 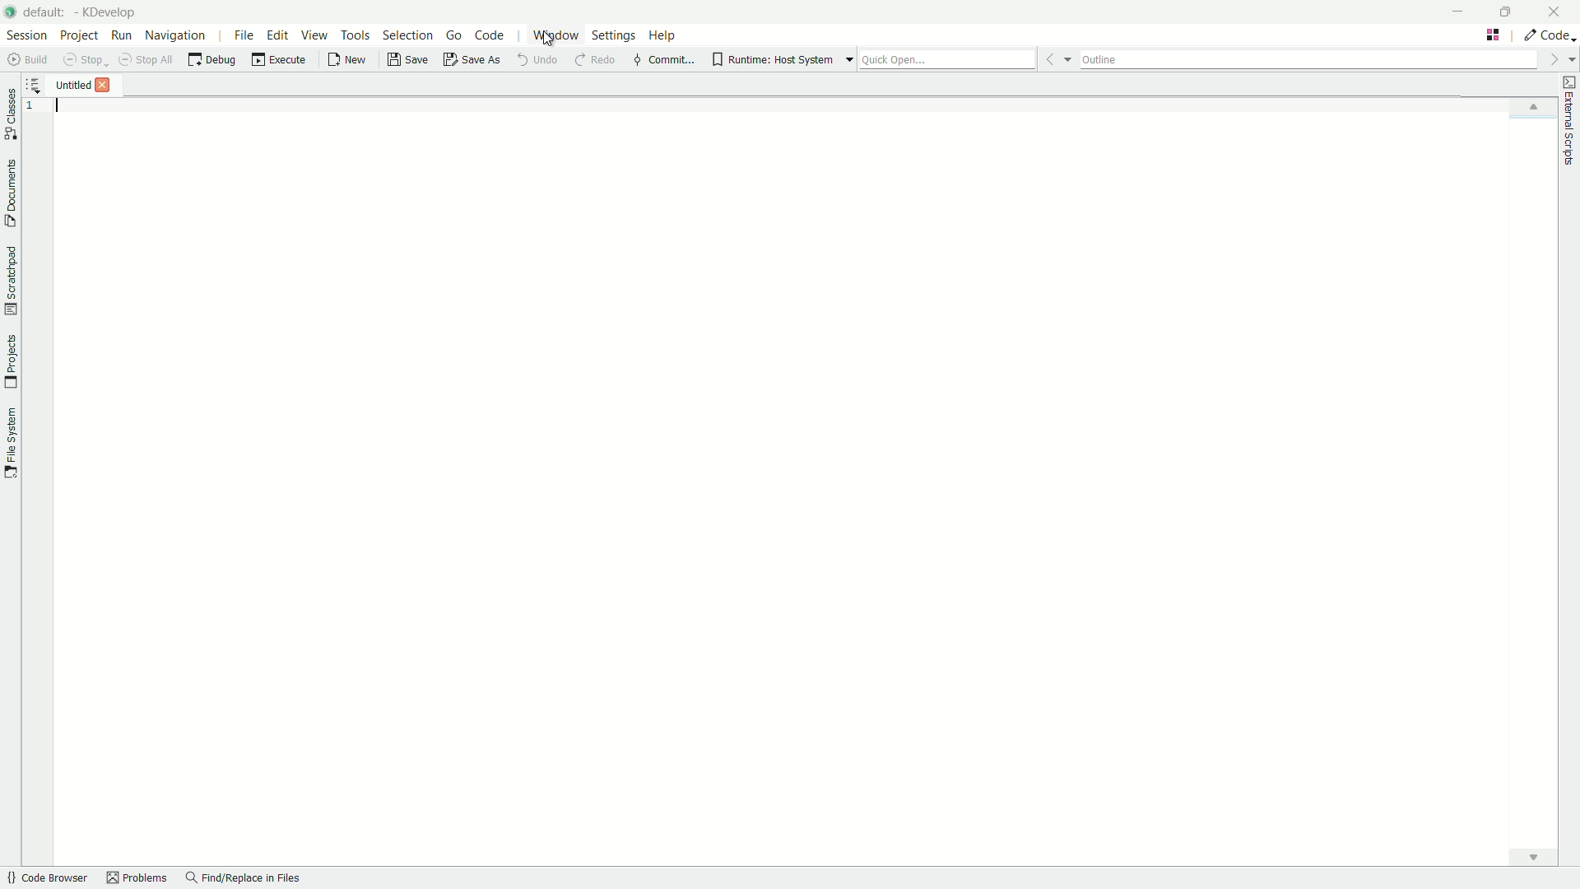 I want to click on stop all, so click(x=146, y=60).